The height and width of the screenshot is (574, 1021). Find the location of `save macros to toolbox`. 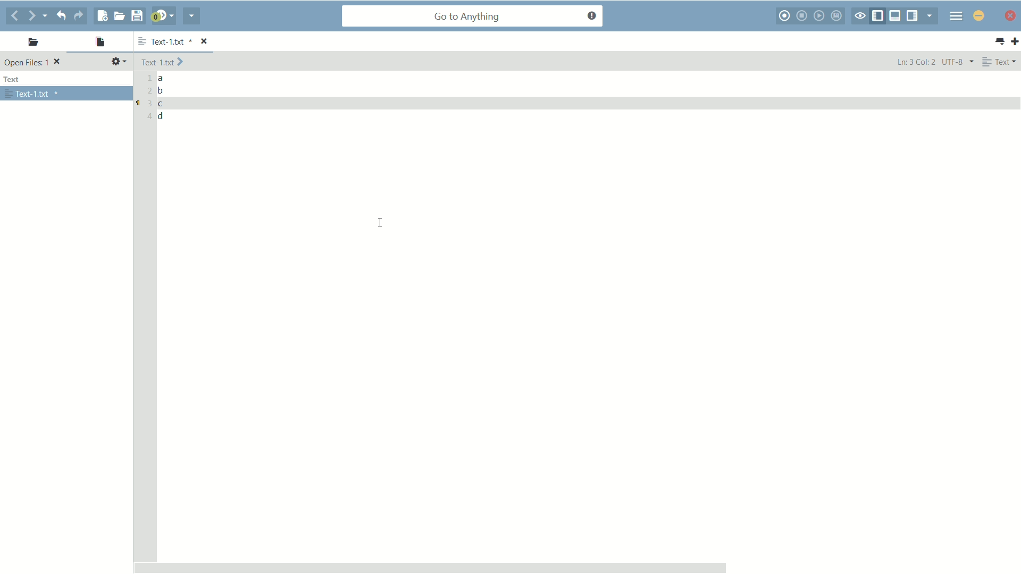

save macros to toolbox is located at coordinates (838, 15).